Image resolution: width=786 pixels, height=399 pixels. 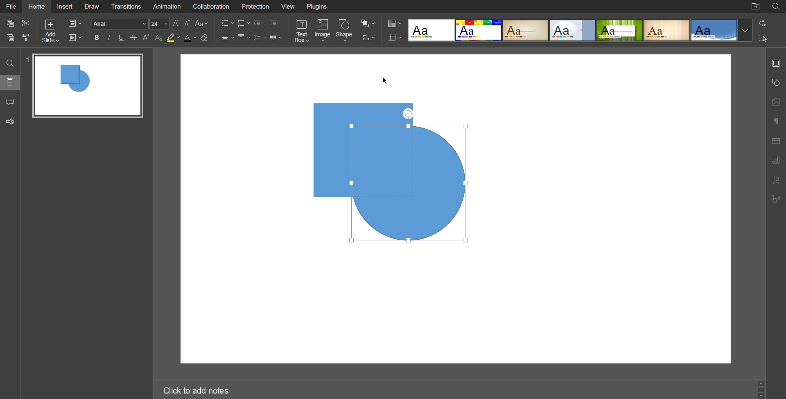 What do you see at coordinates (316, 7) in the screenshot?
I see `Plugins` at bounding box center [316, 7].